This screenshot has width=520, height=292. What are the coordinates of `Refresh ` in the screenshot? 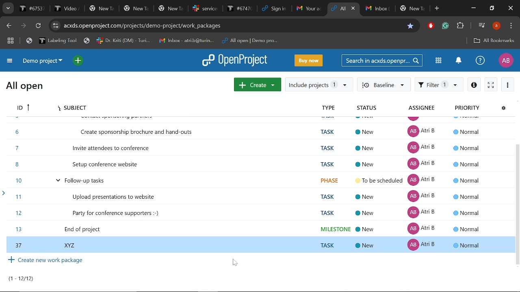 It's located at (39, 26).